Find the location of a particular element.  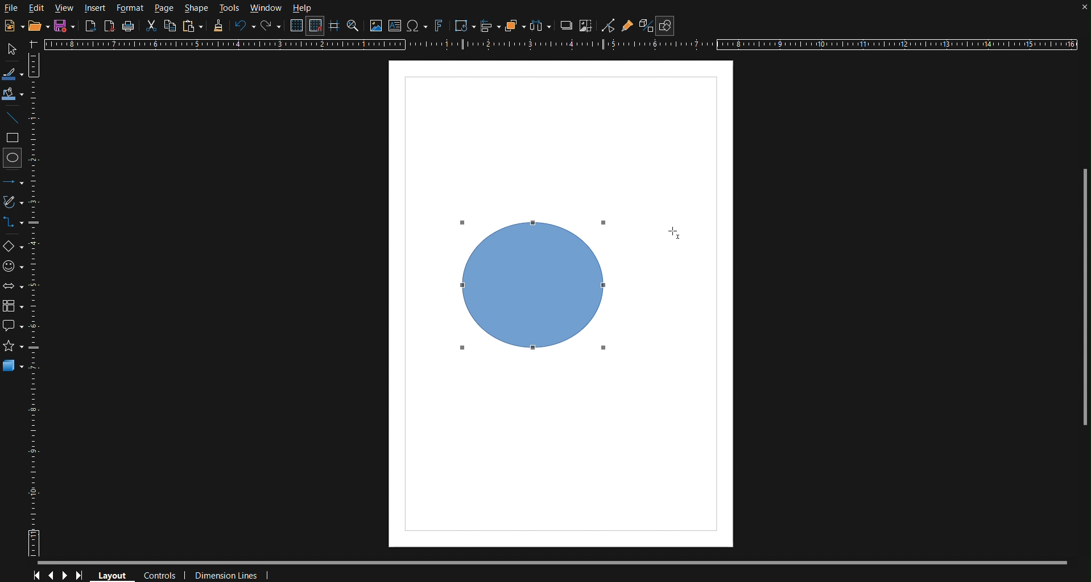

Copy is located at coordinates (170, 26).